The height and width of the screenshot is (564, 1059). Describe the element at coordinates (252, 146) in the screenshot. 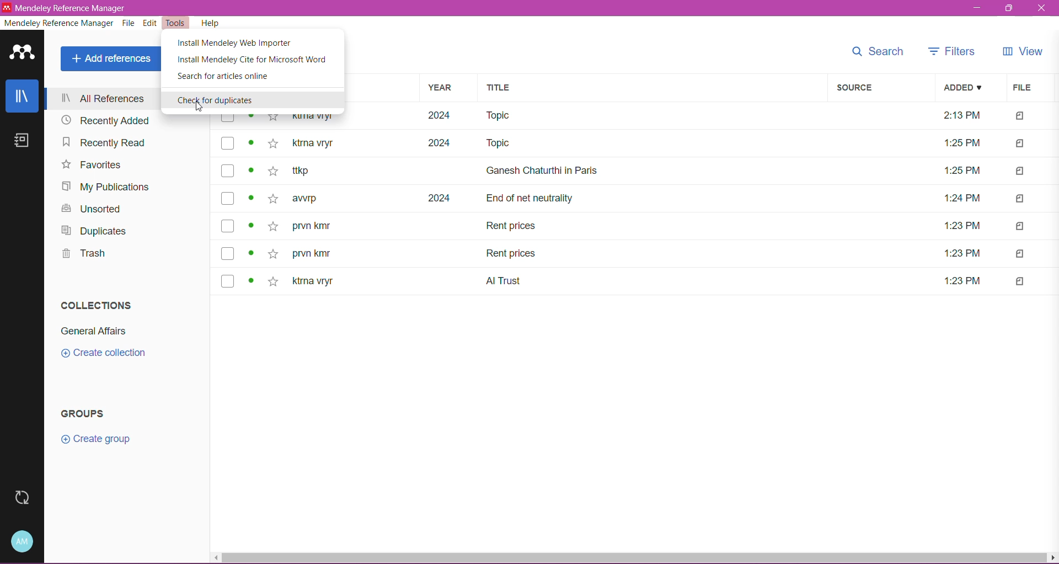

I see `read` at that location.